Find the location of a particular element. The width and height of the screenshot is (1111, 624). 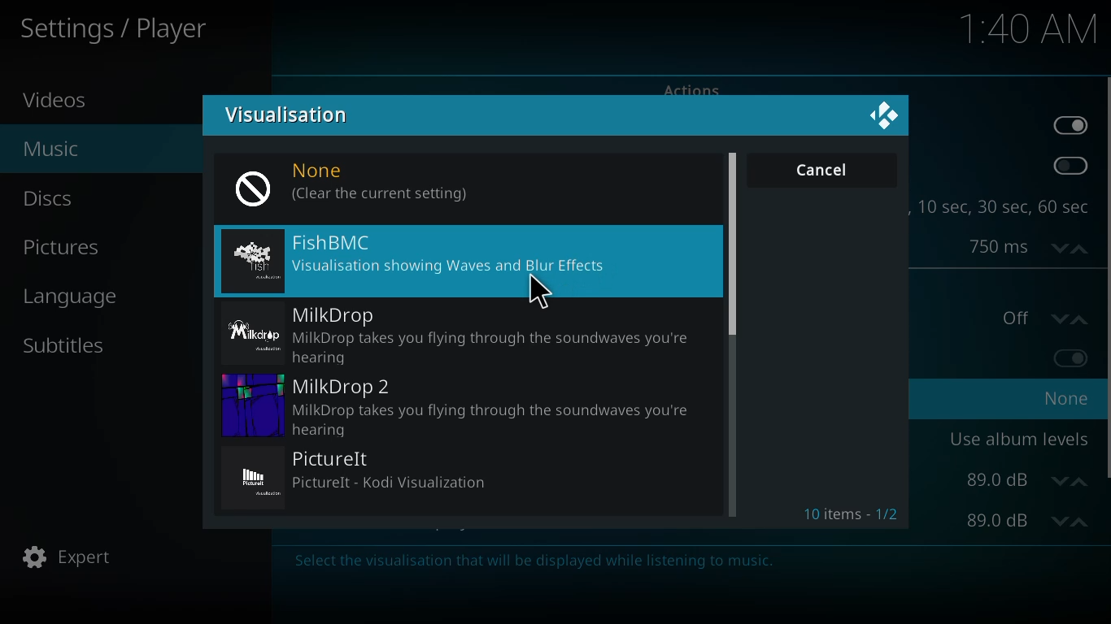

Visualisation is located at coordinates (290, 116).